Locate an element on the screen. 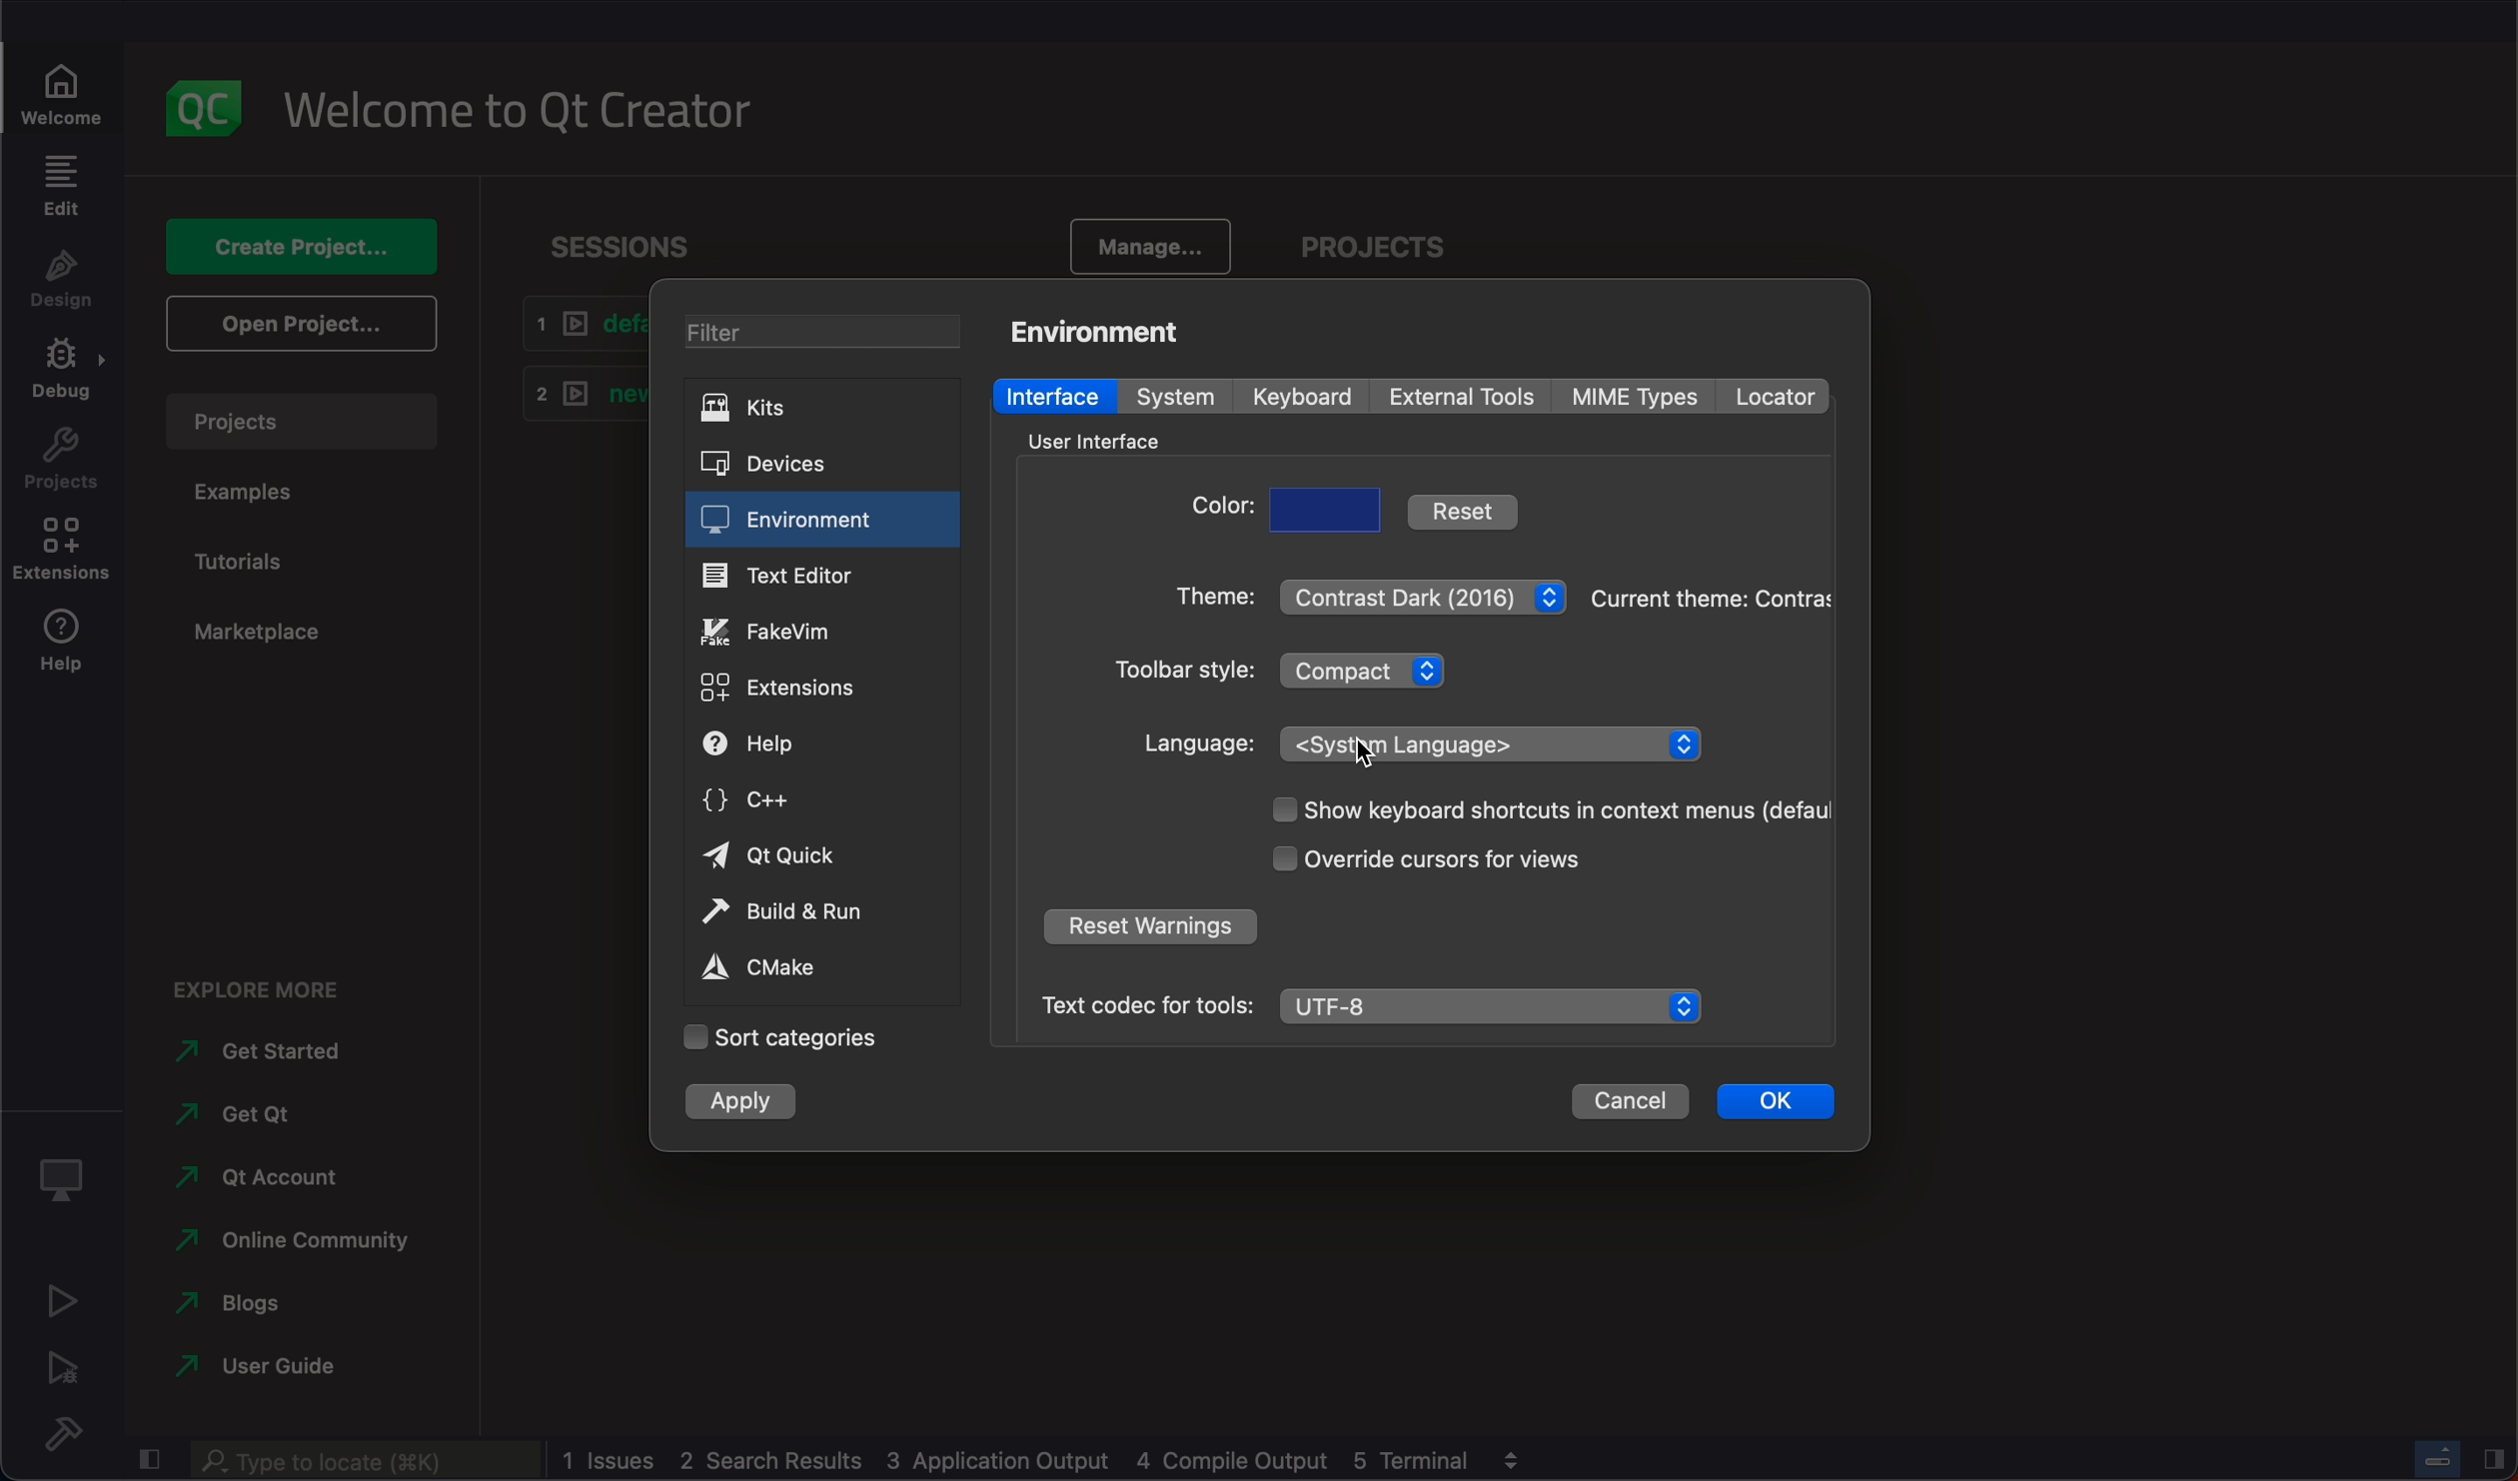  cursor is located at coordinates (1369, 750).